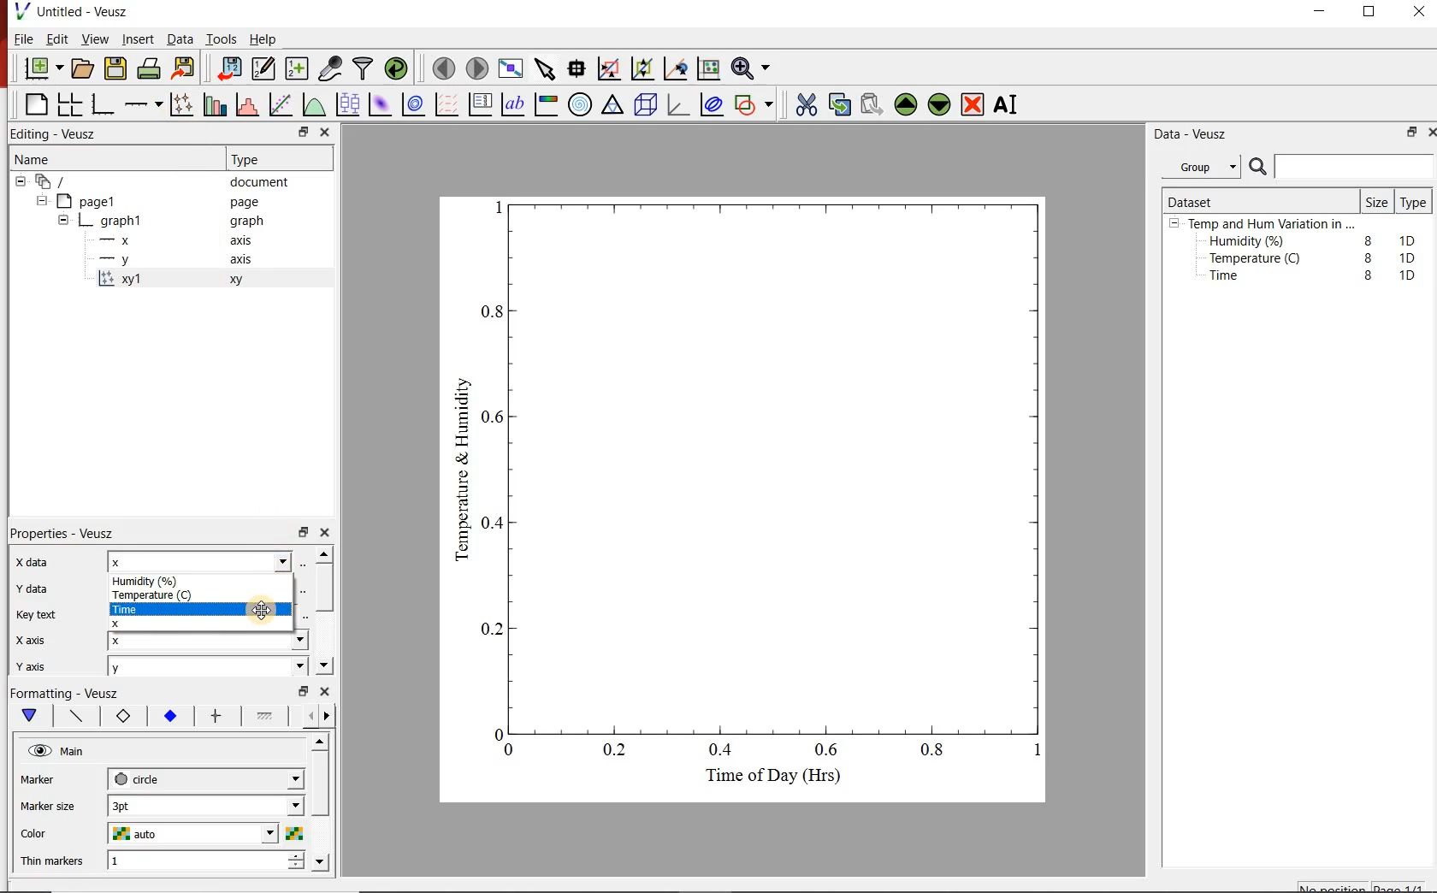 The width and height of the screenshot is (1437, 893). I want to click on page, so click(248, 203).